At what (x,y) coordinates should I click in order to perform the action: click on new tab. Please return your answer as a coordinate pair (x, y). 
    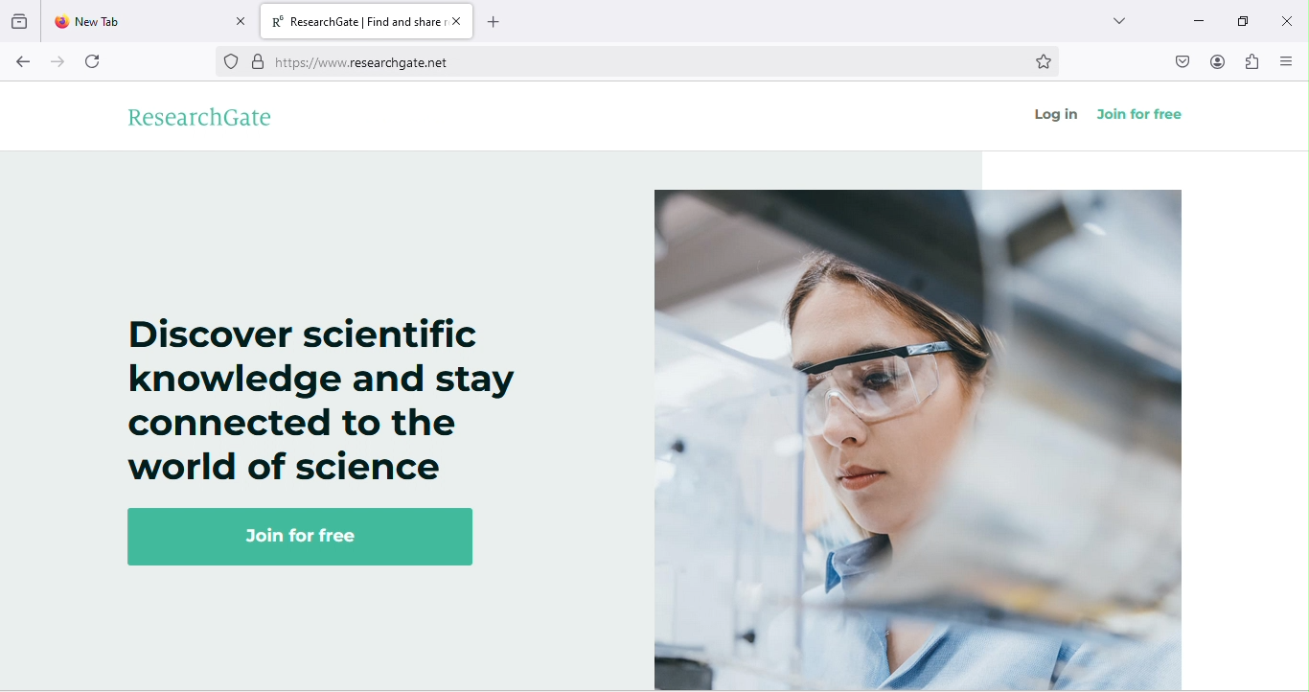
    Looking at the image, I should click on (149, 23).